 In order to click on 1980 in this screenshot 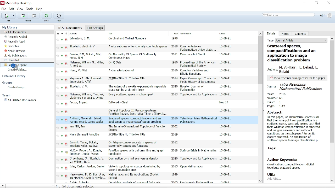, I will do `click(175, 63)`.